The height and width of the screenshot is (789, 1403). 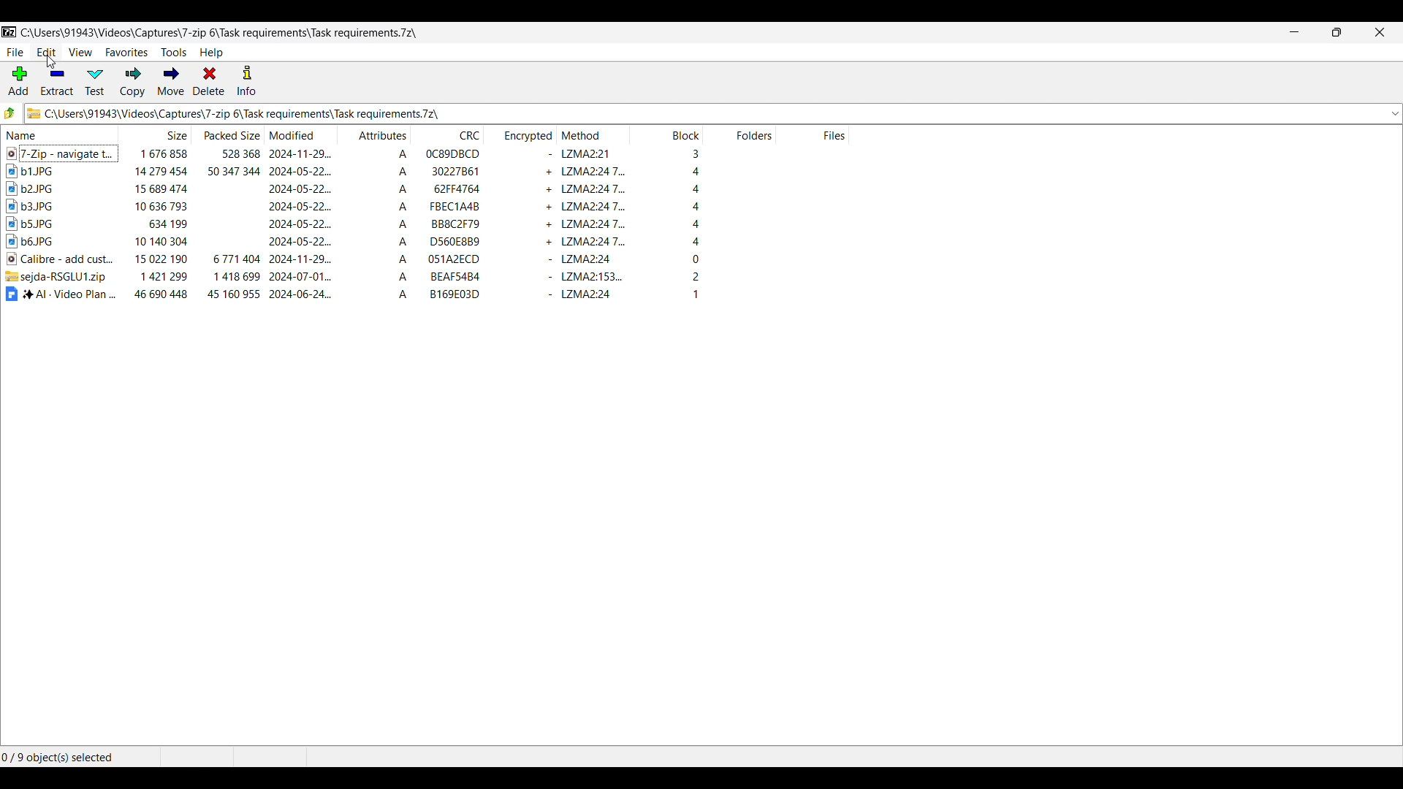 What do you see at coordinates (229, 134) in the screenshot?
I see `Packed size column` at bounding box center [229, 134].